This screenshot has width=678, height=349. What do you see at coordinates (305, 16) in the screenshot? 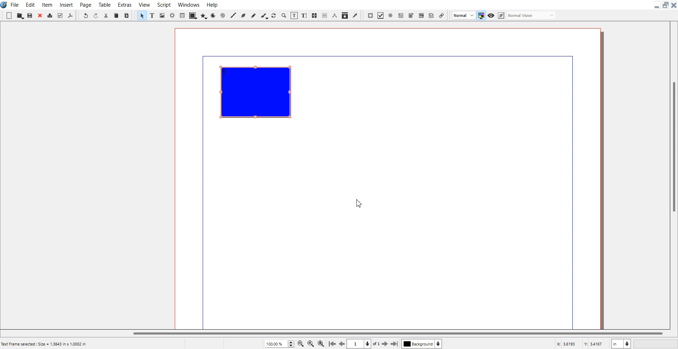
I see `Edit Text` at bounding box center [305, 16].